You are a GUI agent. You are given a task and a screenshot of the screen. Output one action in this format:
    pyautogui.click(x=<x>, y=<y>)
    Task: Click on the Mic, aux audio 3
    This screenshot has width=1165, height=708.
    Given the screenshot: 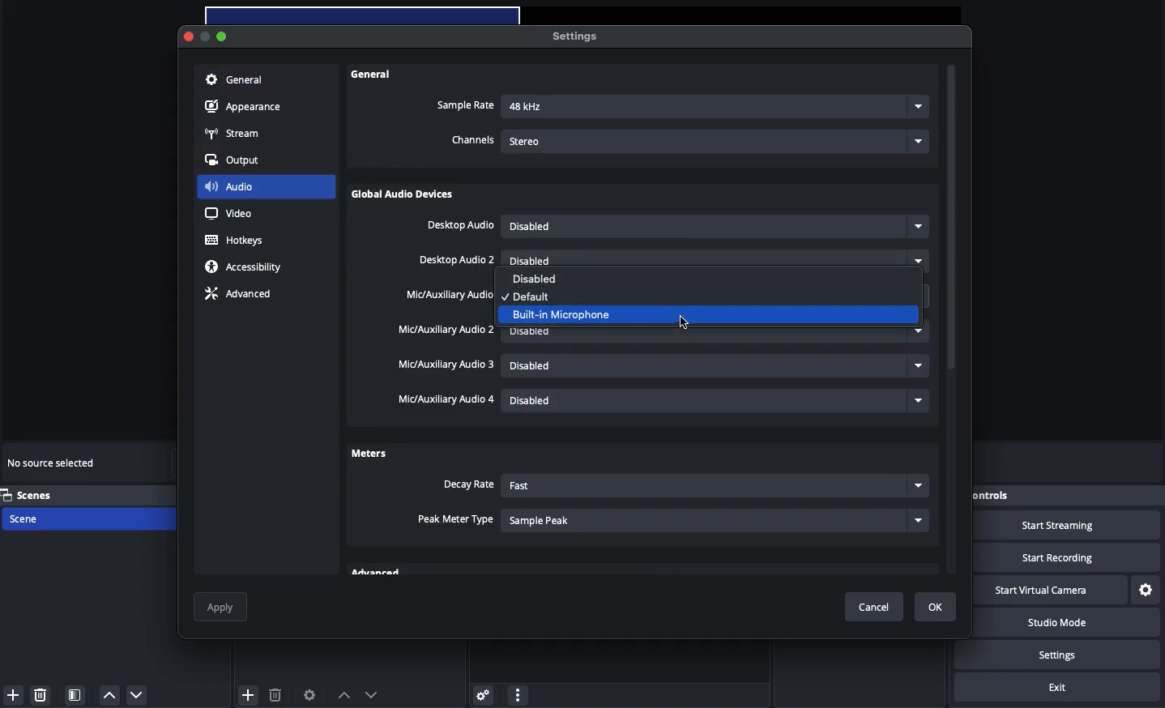 What is the action you would take?
    pyautogui.click(x=447, y=365)
    